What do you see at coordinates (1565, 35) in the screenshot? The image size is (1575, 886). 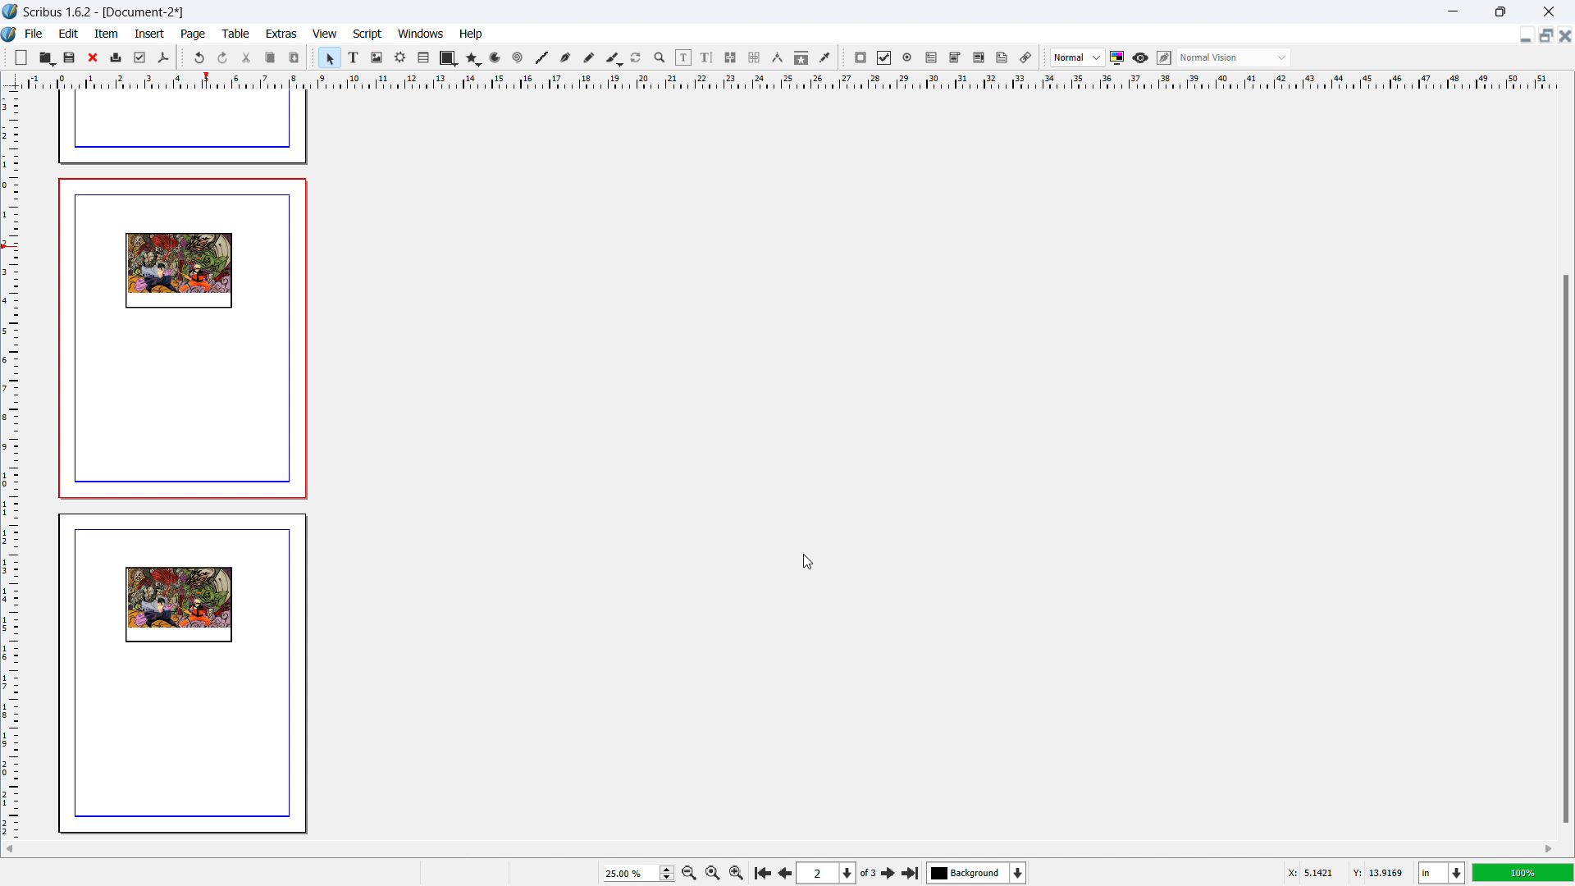 I see `close document` at bounding box center [1565, 35].